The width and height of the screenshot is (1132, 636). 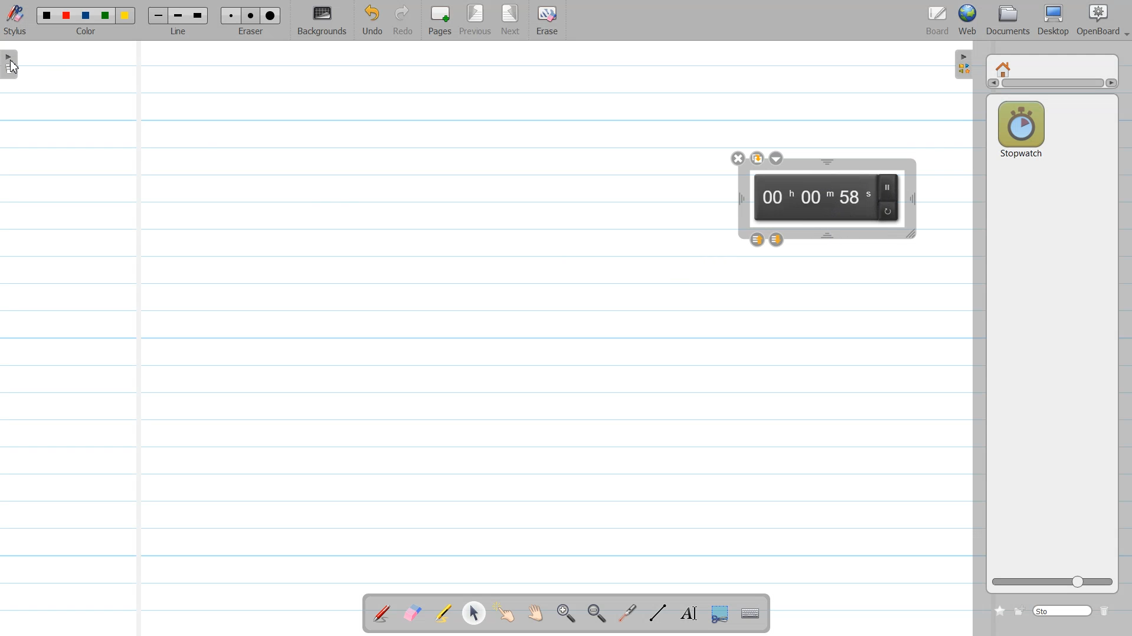 What do you see at coordinates (567, 614) in the screenshot?
I see `Zoom in` at bounding box center [567, 614].